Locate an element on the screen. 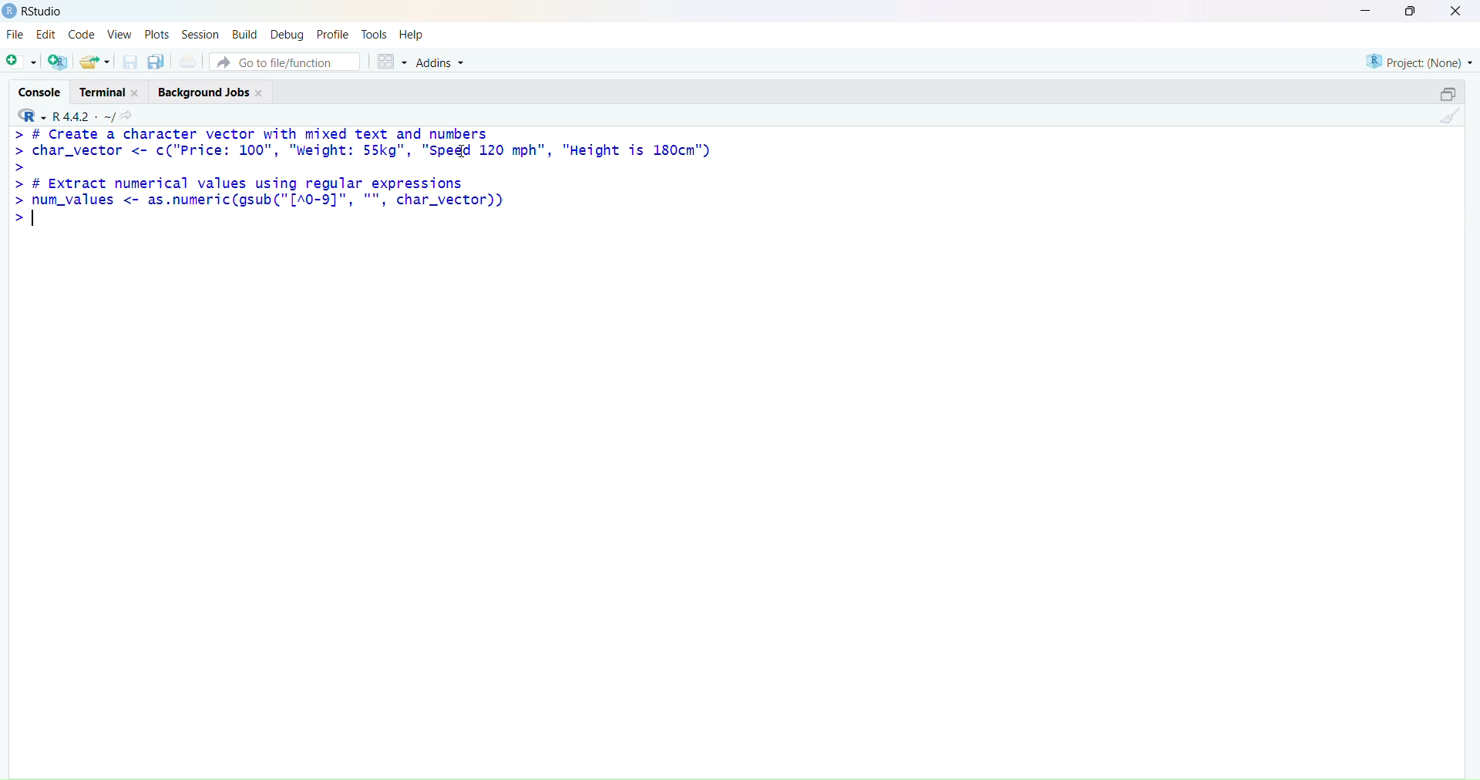 Image resolution: width=1480 pixels, height=780 pixels. close is located at coordinates (1456, 11).